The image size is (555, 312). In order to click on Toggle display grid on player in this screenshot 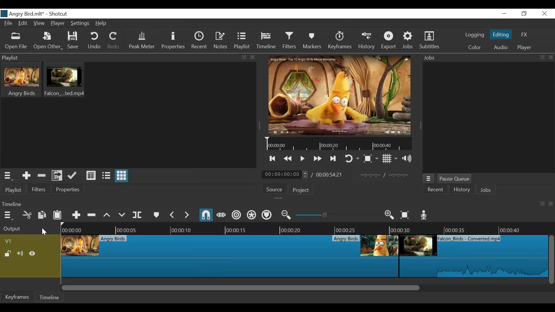, I will do `click(391, 159)`.